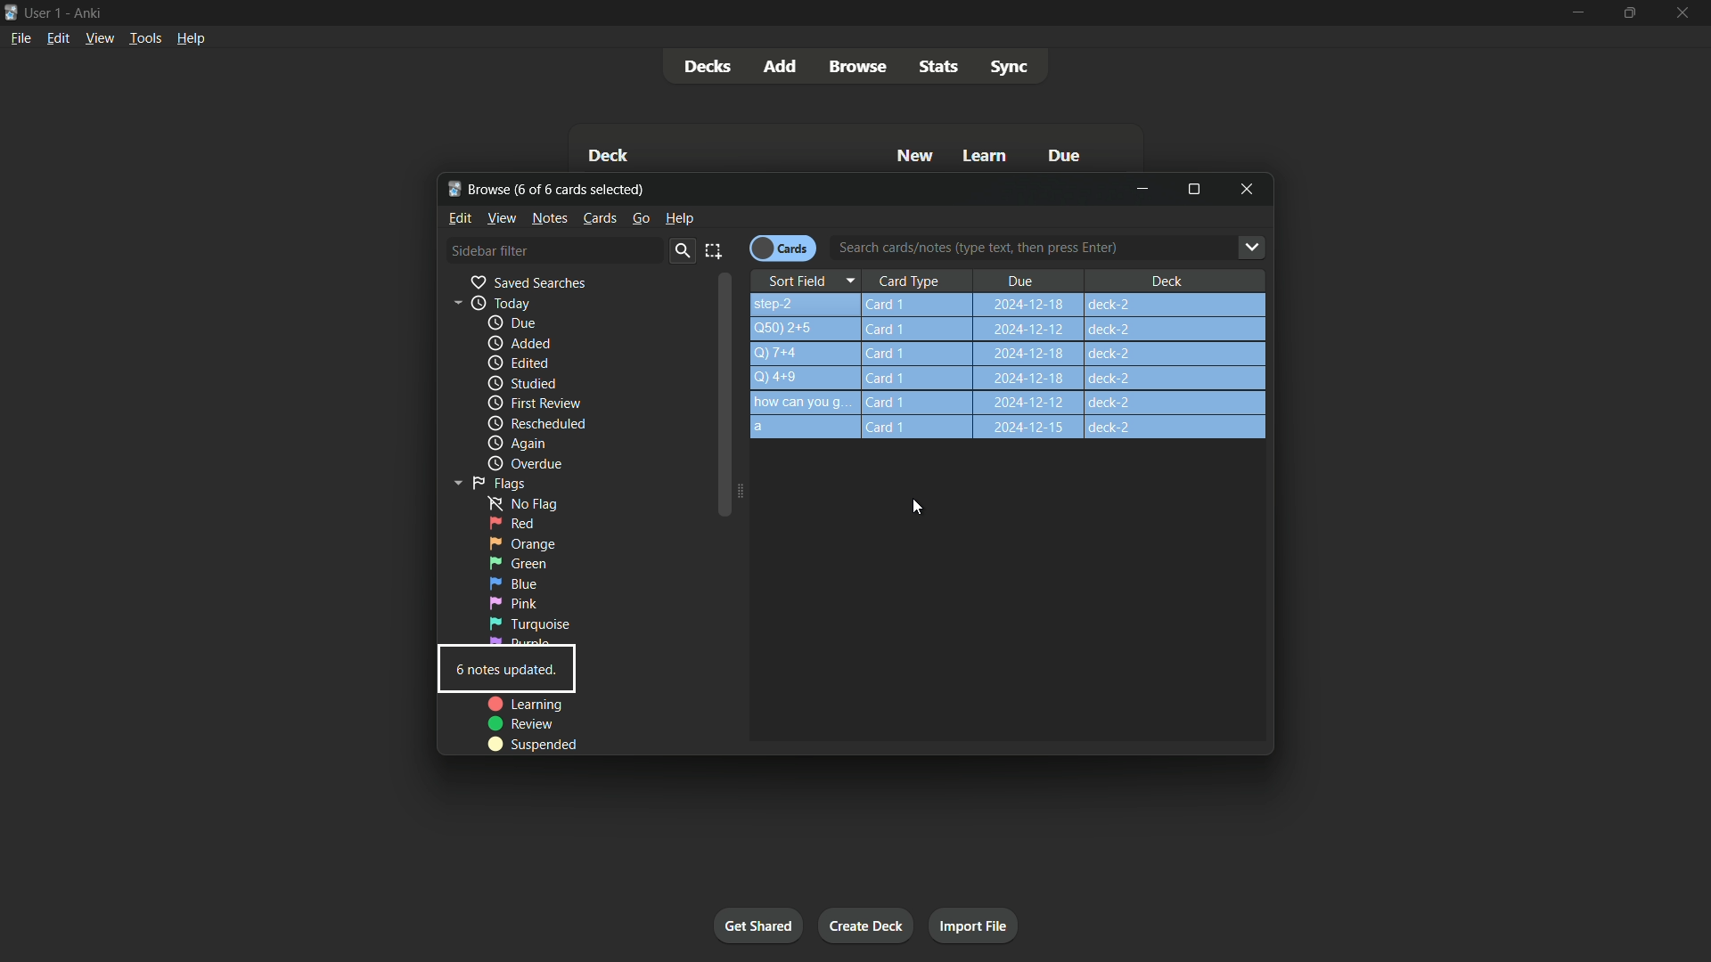 This screenshot has width=1711, height=962. What do you see at coordinates (521, 384) in the screenshot?
I see `Studied` at bounding box center [521, 384].